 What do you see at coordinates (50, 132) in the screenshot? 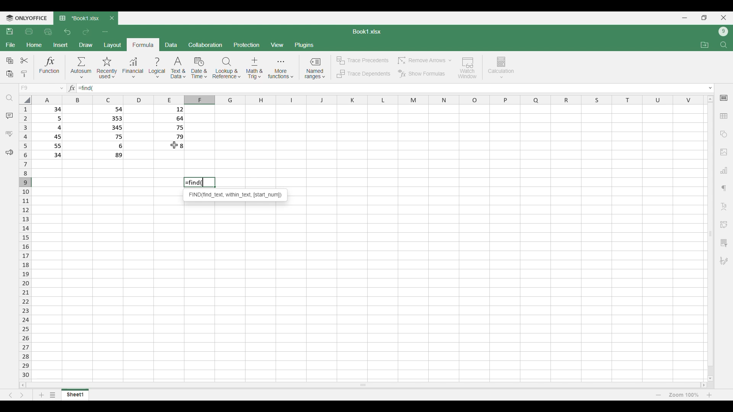
I see `Filled cells` at bounding box center [50, 132].